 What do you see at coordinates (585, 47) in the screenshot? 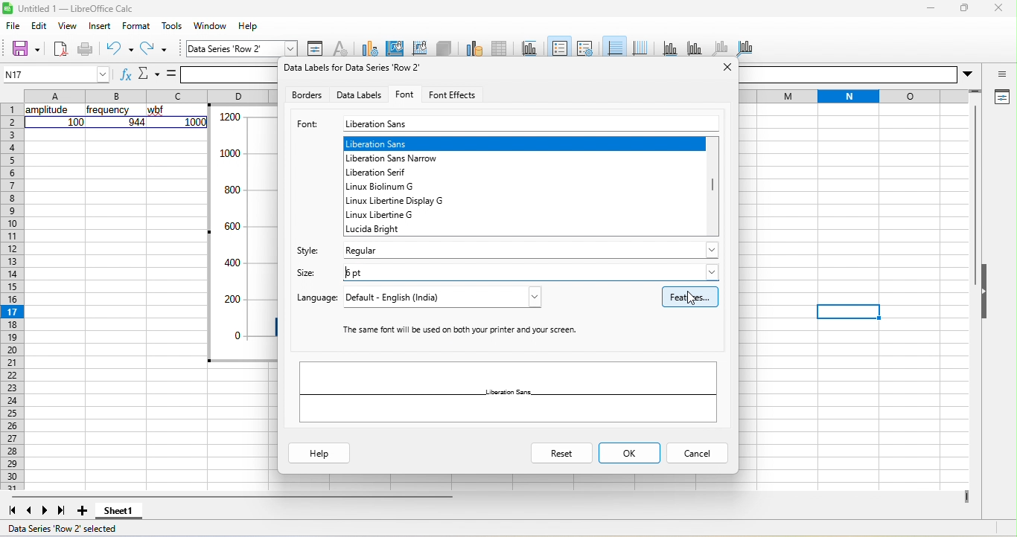
I see `legend ` at bounding box center [585, 47].